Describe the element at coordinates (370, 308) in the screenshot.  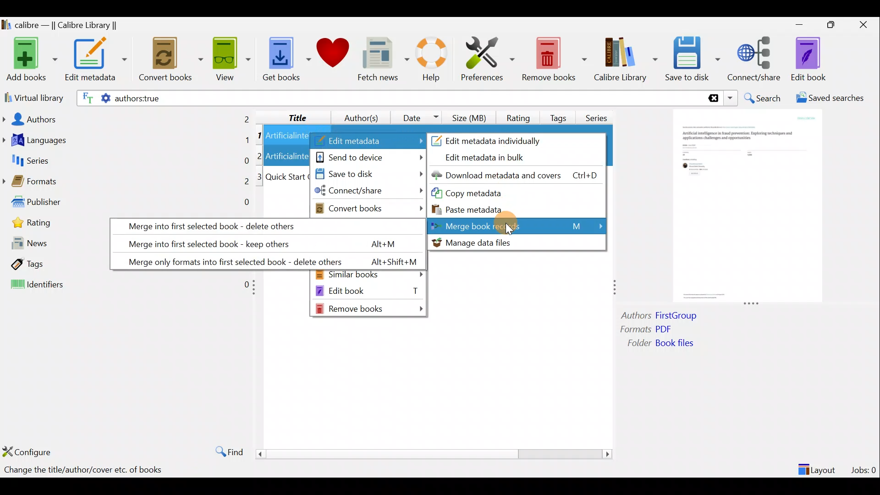
I see `Remove books` at that location.